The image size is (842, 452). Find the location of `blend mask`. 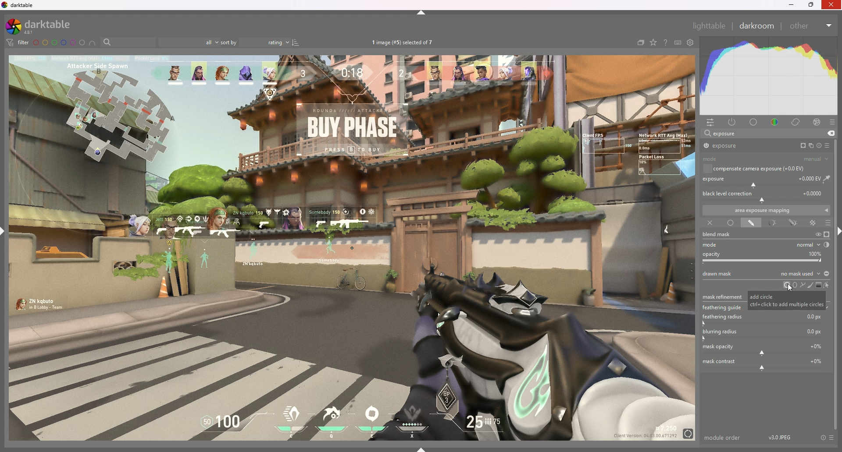

blend mask is located at coordinates (722, 235).